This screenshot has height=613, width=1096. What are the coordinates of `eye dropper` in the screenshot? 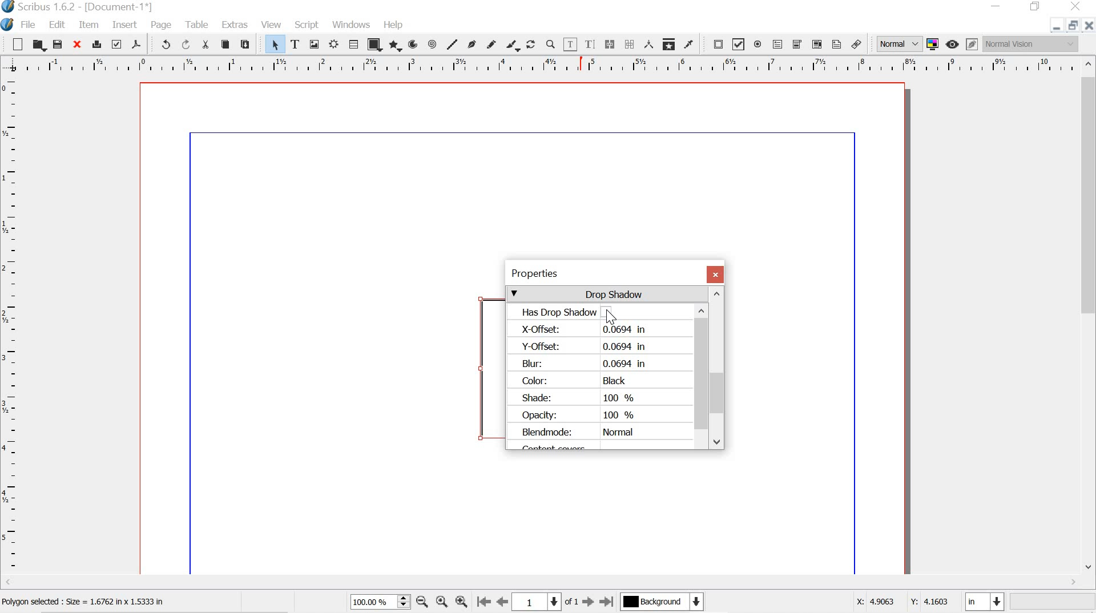 It's located at (688, 45).